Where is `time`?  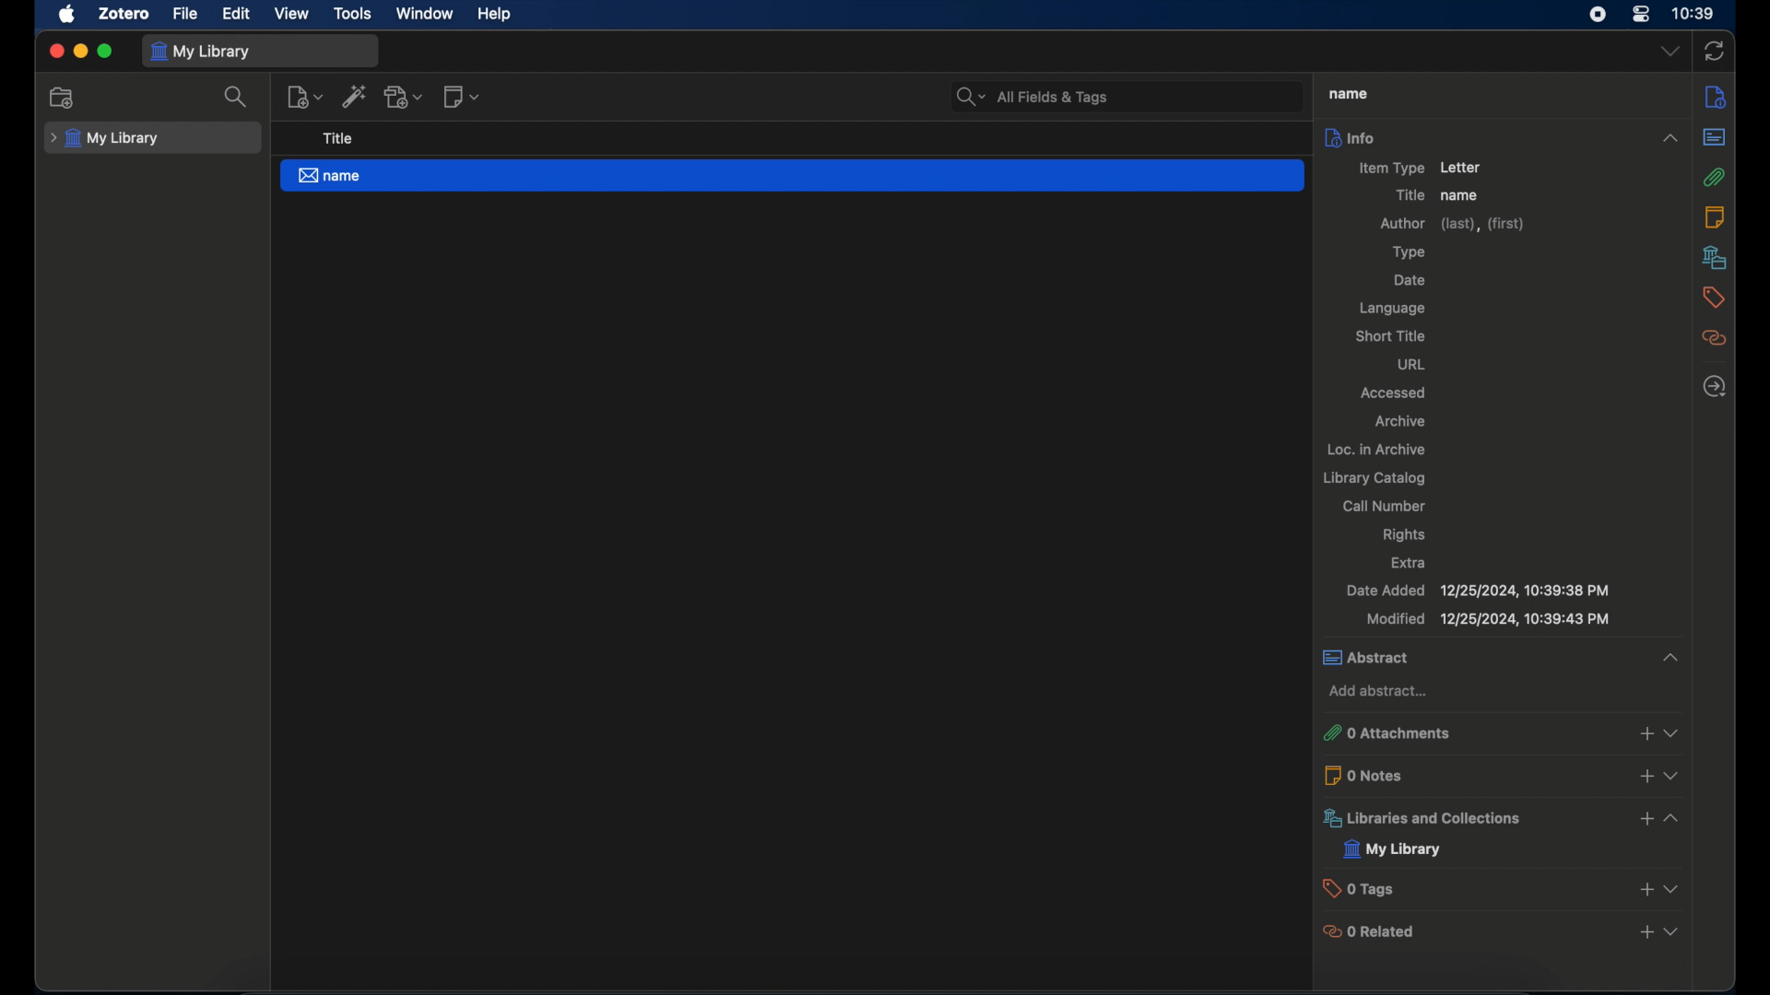
time is located at coordinates (1693, 14).